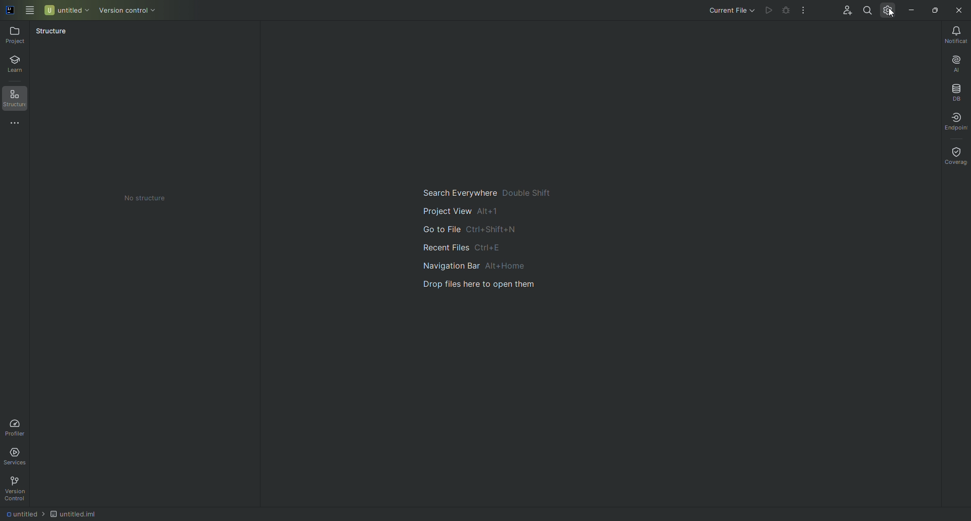 The image size is (971, 521). What do you see at coordinates (804, 11) in the screenshot?
I see `More Actions` at bounding box center [804, 11].